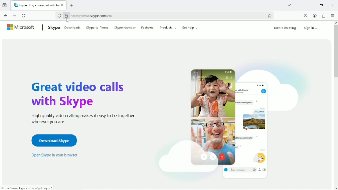  What do you see at coordinates (312, 28) in the screenshot?
I see `Sign in` at bounding box center [312, 28].